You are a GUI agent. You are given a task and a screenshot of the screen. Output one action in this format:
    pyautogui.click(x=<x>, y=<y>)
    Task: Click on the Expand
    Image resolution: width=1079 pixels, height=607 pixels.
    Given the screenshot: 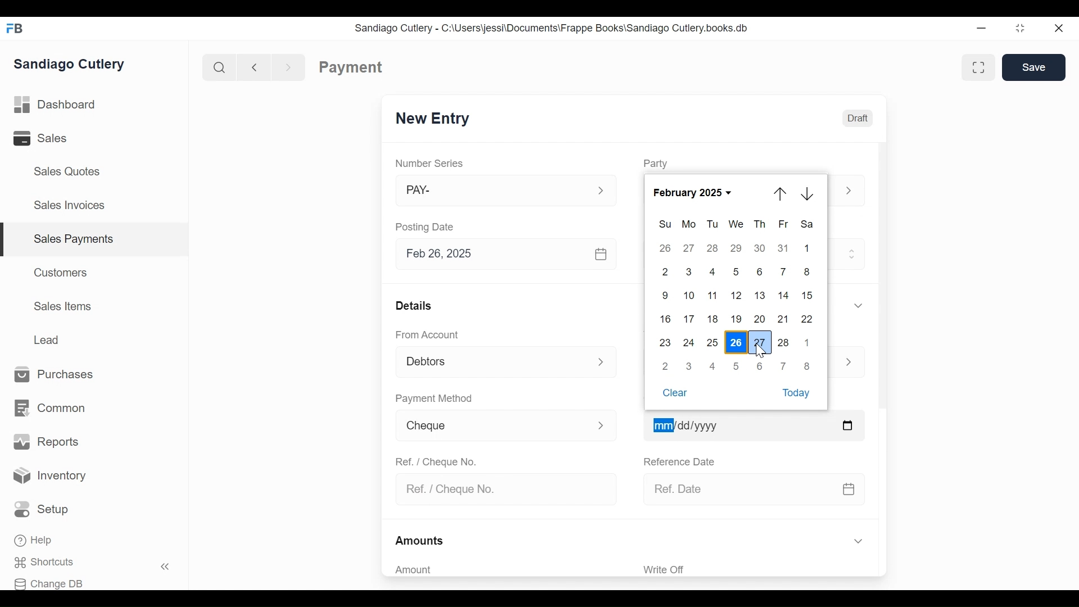 What is the action you would take?
    pyautogui.click(x=847, y=363)
    